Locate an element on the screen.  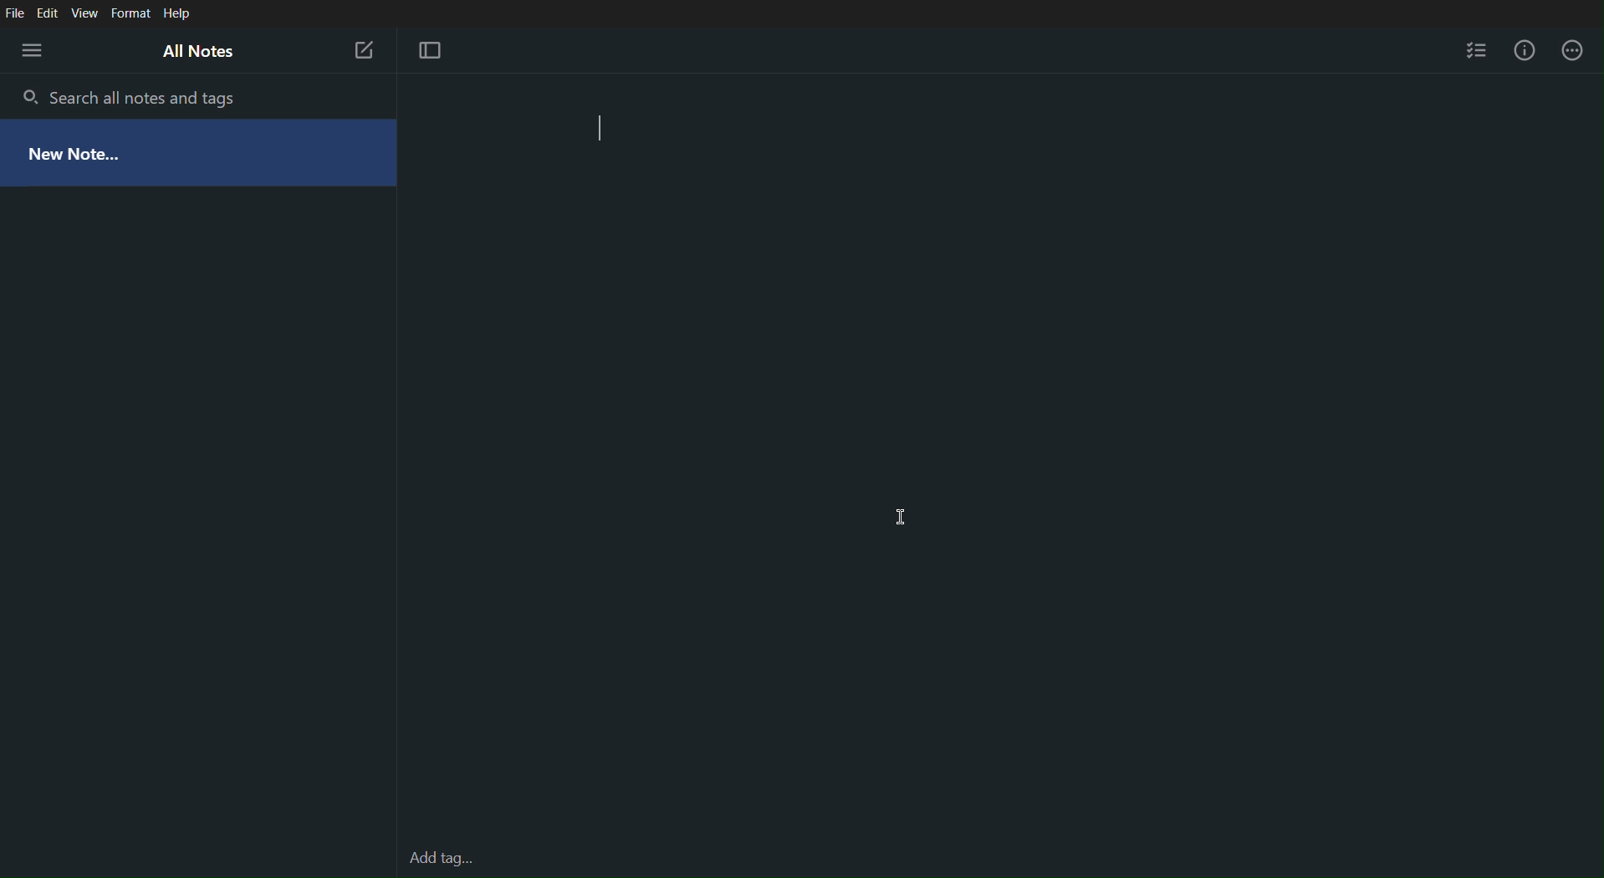
Menu is located at coordinates (33, 52).